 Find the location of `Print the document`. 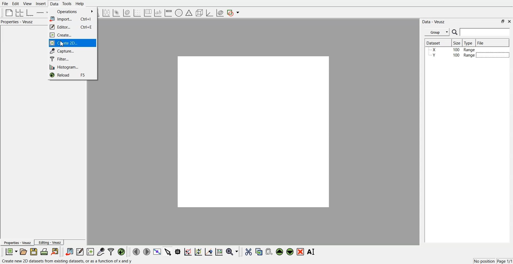

Print the document is located at coordinates (44, 251).